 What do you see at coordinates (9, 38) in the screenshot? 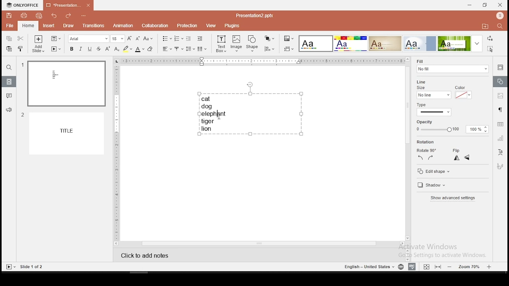
I see `copy` at bounding box center [9, 38].